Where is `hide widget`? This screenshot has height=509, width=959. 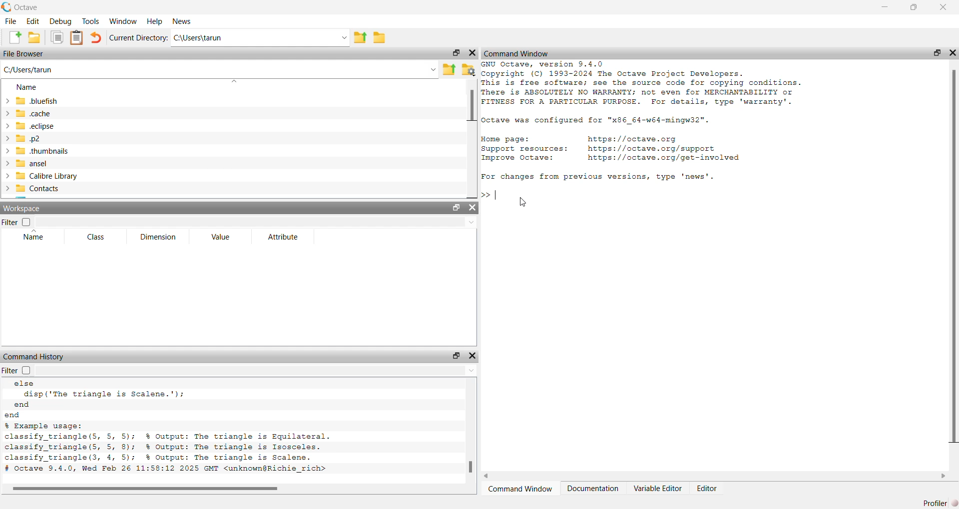 hide widget is located at coordinates (473, 356).